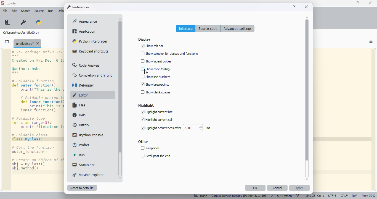 The image size is (377, 199). Describe the element at coordinates (22, 33) in the screenshot. I see `untitled0.py` at that location.